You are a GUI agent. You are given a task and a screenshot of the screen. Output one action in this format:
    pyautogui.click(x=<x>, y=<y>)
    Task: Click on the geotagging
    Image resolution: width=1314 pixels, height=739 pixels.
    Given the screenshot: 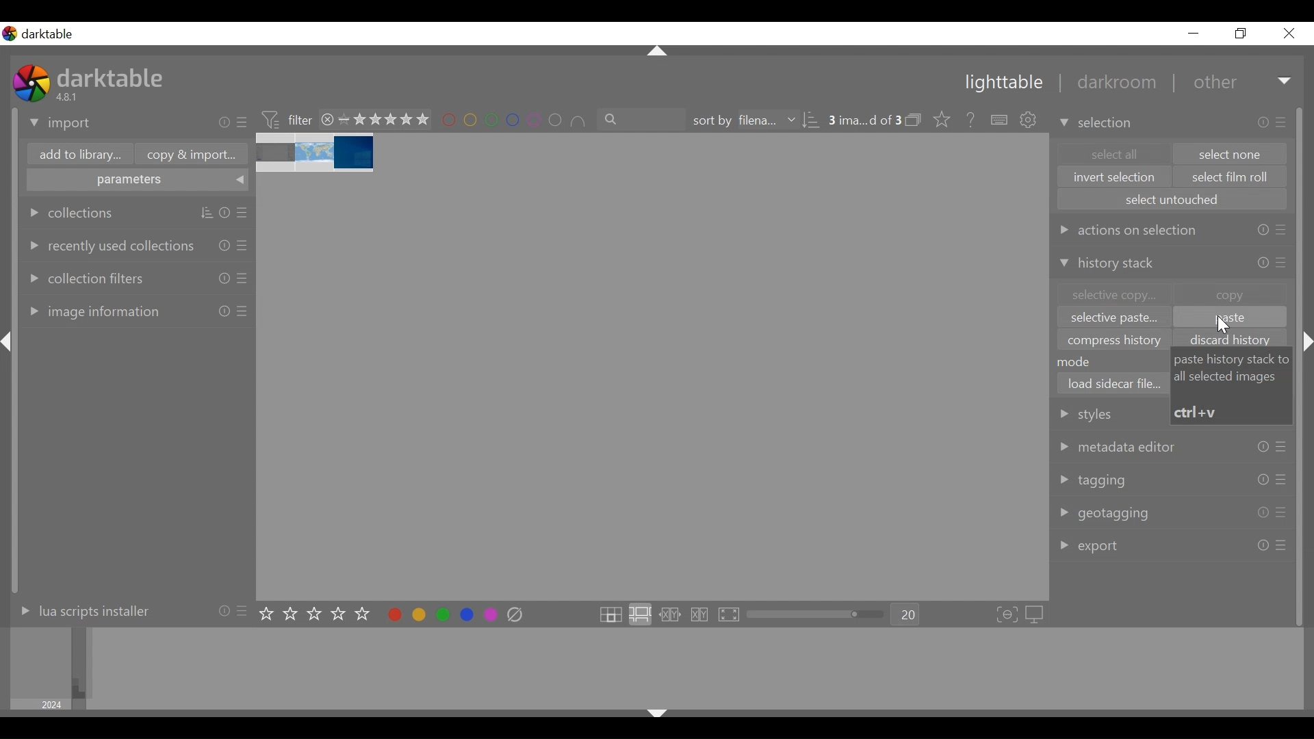 What is the action you would take?
    pyautogui.click(x=1107, y=514)
    